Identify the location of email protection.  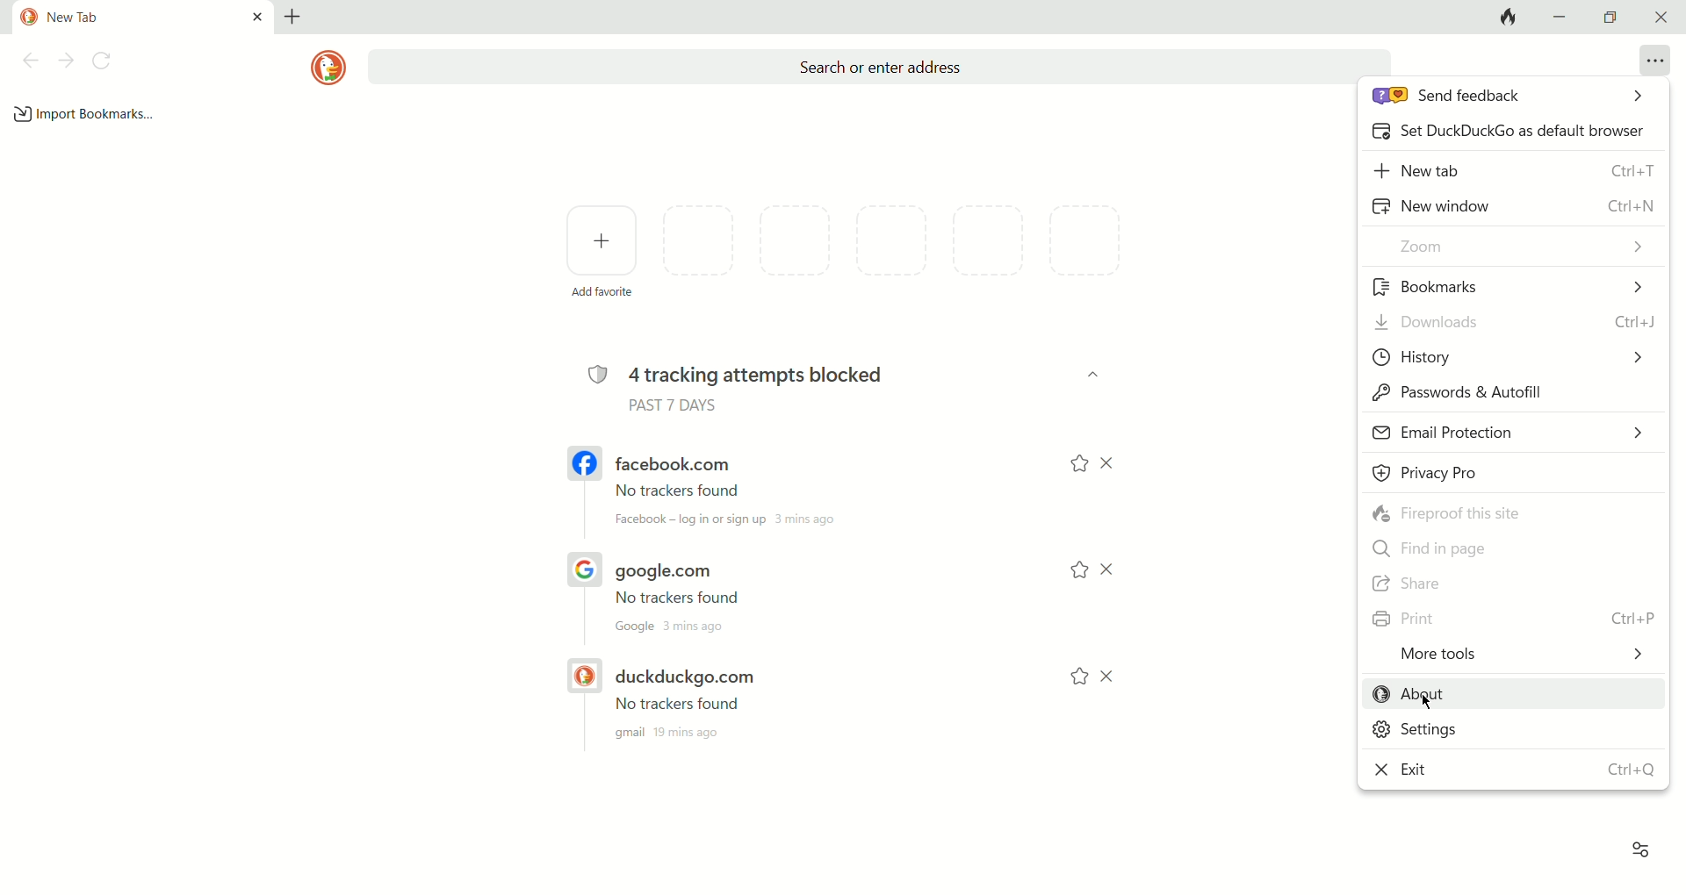
(1509, 434).